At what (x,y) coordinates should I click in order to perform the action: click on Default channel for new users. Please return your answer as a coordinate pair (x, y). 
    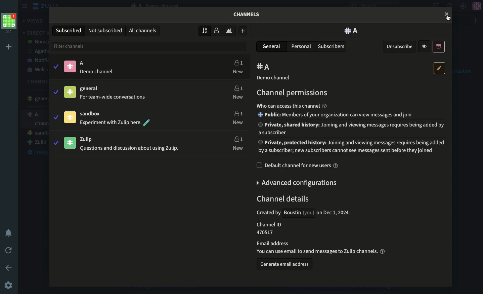
    Looking at the image, I should click on (298, 166).